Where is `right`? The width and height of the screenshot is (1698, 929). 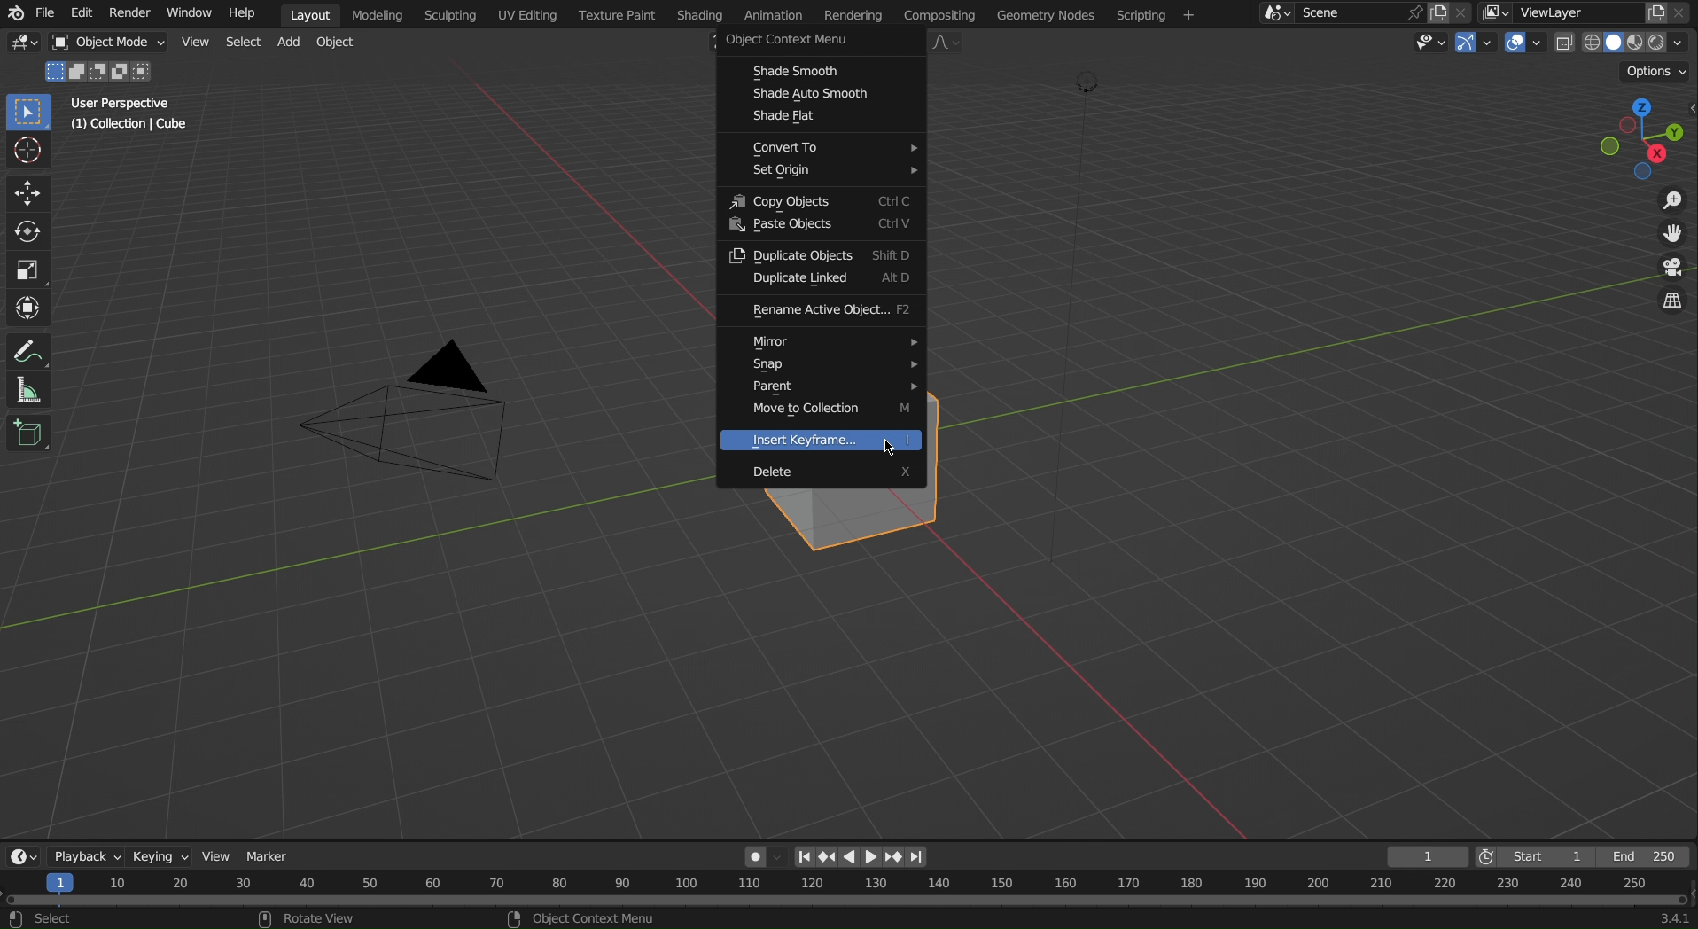 right is located at coordinates (873, 857).